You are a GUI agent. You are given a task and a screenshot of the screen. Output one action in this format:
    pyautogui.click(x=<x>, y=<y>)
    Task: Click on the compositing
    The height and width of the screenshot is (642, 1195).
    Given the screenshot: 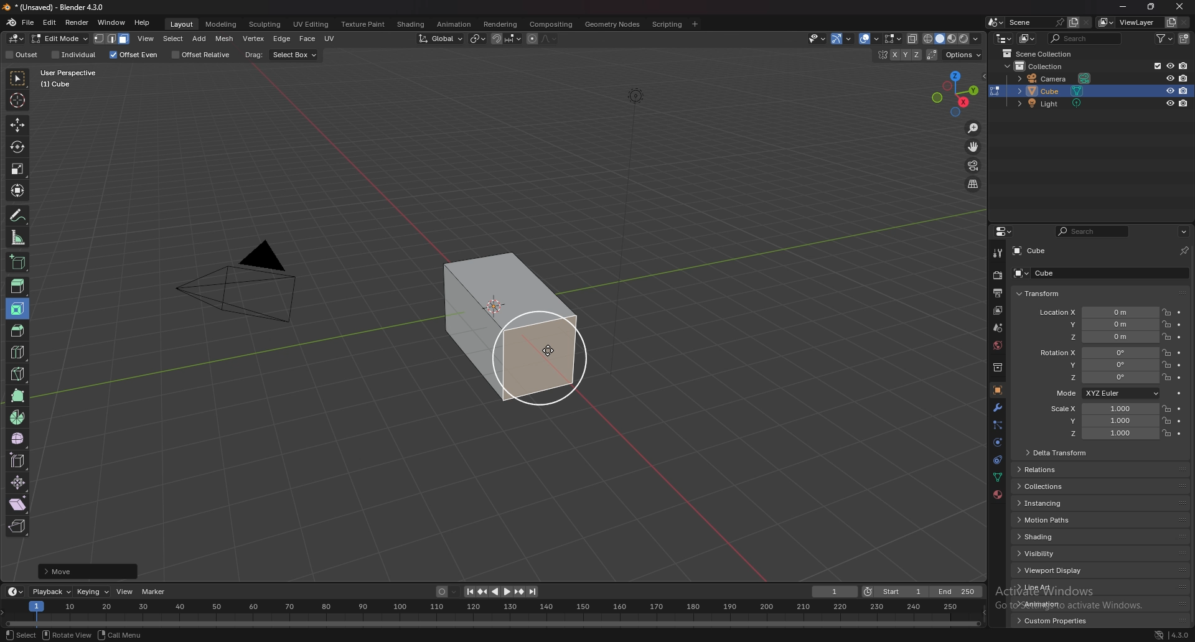 What is the action you would take?
    pyautogui.click(x=551, y=24)
    